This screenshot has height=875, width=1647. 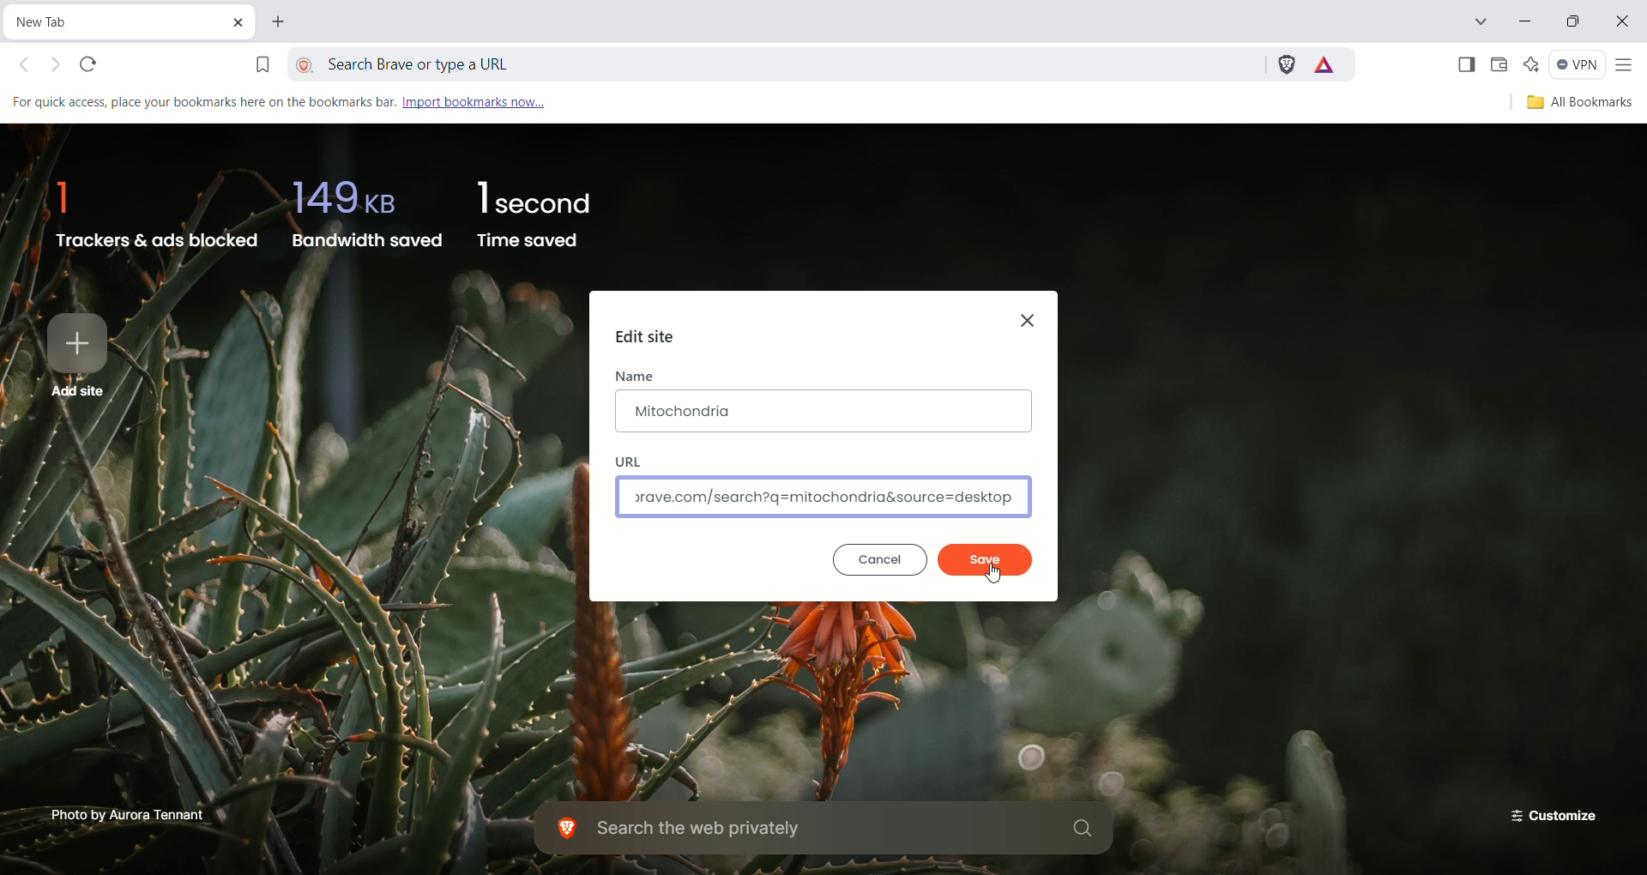 What do you see at coordinates (1464, 65) in the screenshot?
I see `show sidebar` at bounding box center [1464, 65].